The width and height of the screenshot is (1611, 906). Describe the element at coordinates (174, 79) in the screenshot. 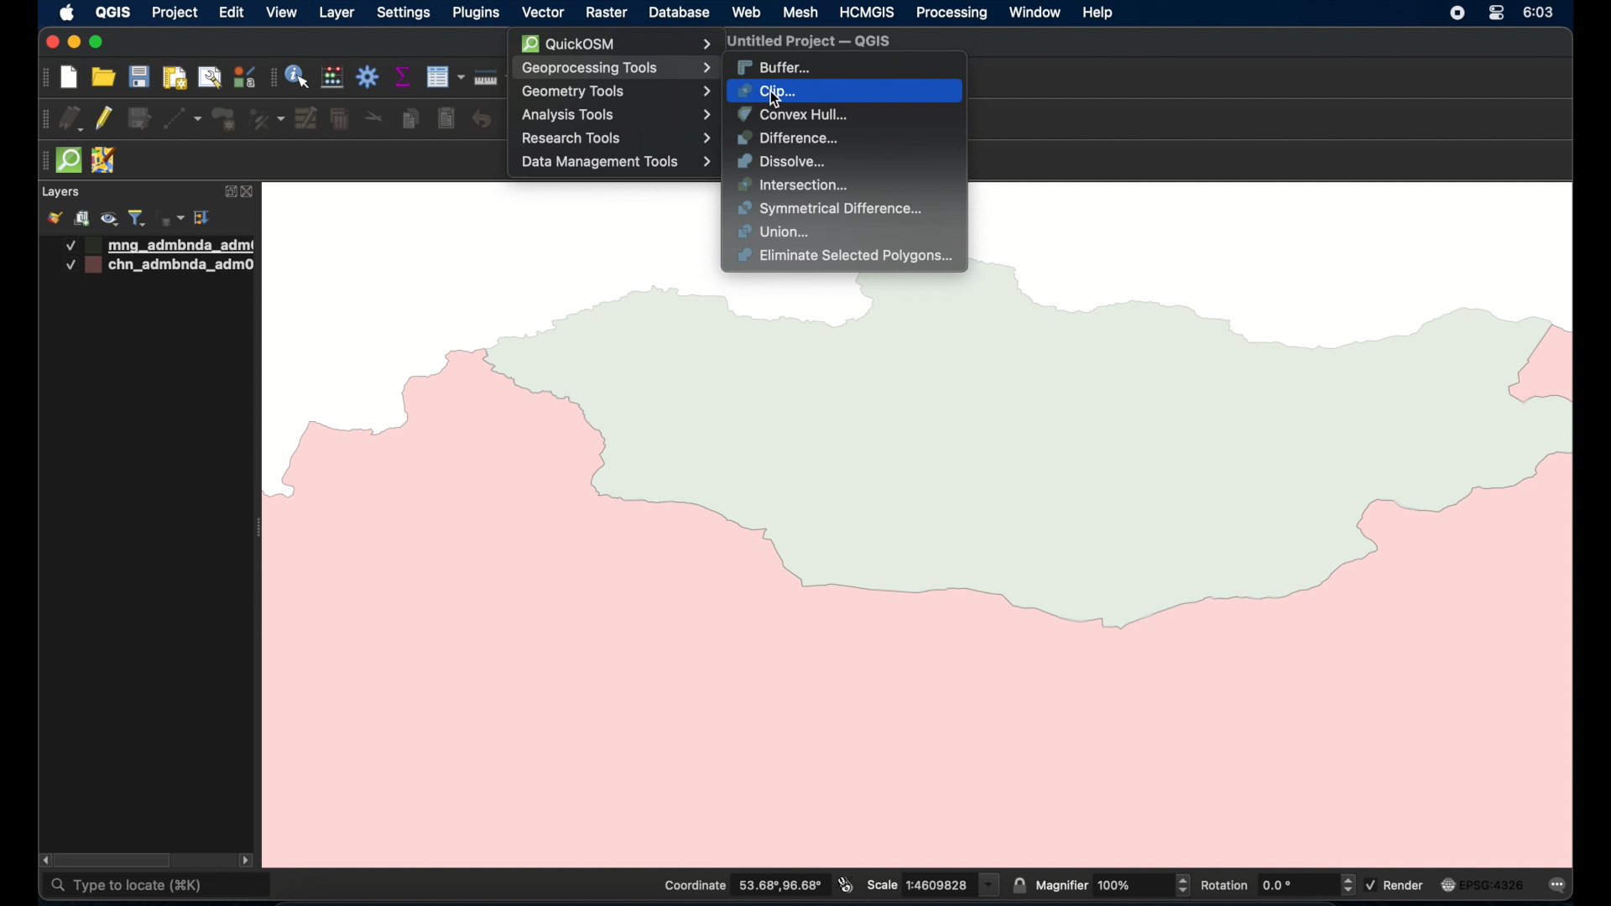

I see `print layout` at that location.